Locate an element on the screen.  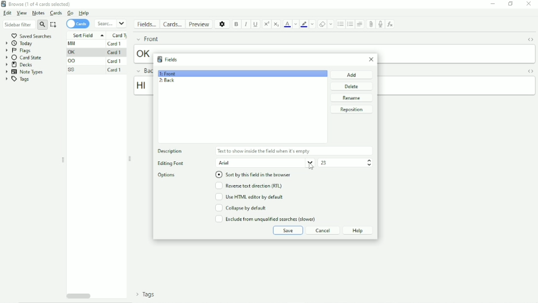
Cards is located at coordinates (173, 24).